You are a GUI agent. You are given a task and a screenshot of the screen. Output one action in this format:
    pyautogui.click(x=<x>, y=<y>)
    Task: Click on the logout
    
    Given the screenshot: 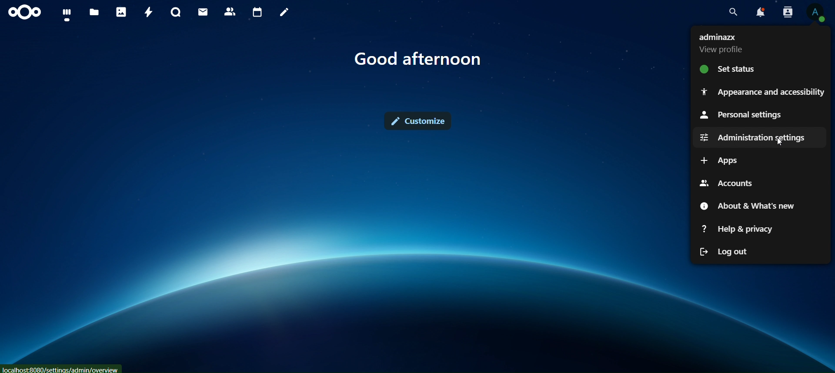 What is the action you would take?
    pyautogui.click(x=725, y=250)
    